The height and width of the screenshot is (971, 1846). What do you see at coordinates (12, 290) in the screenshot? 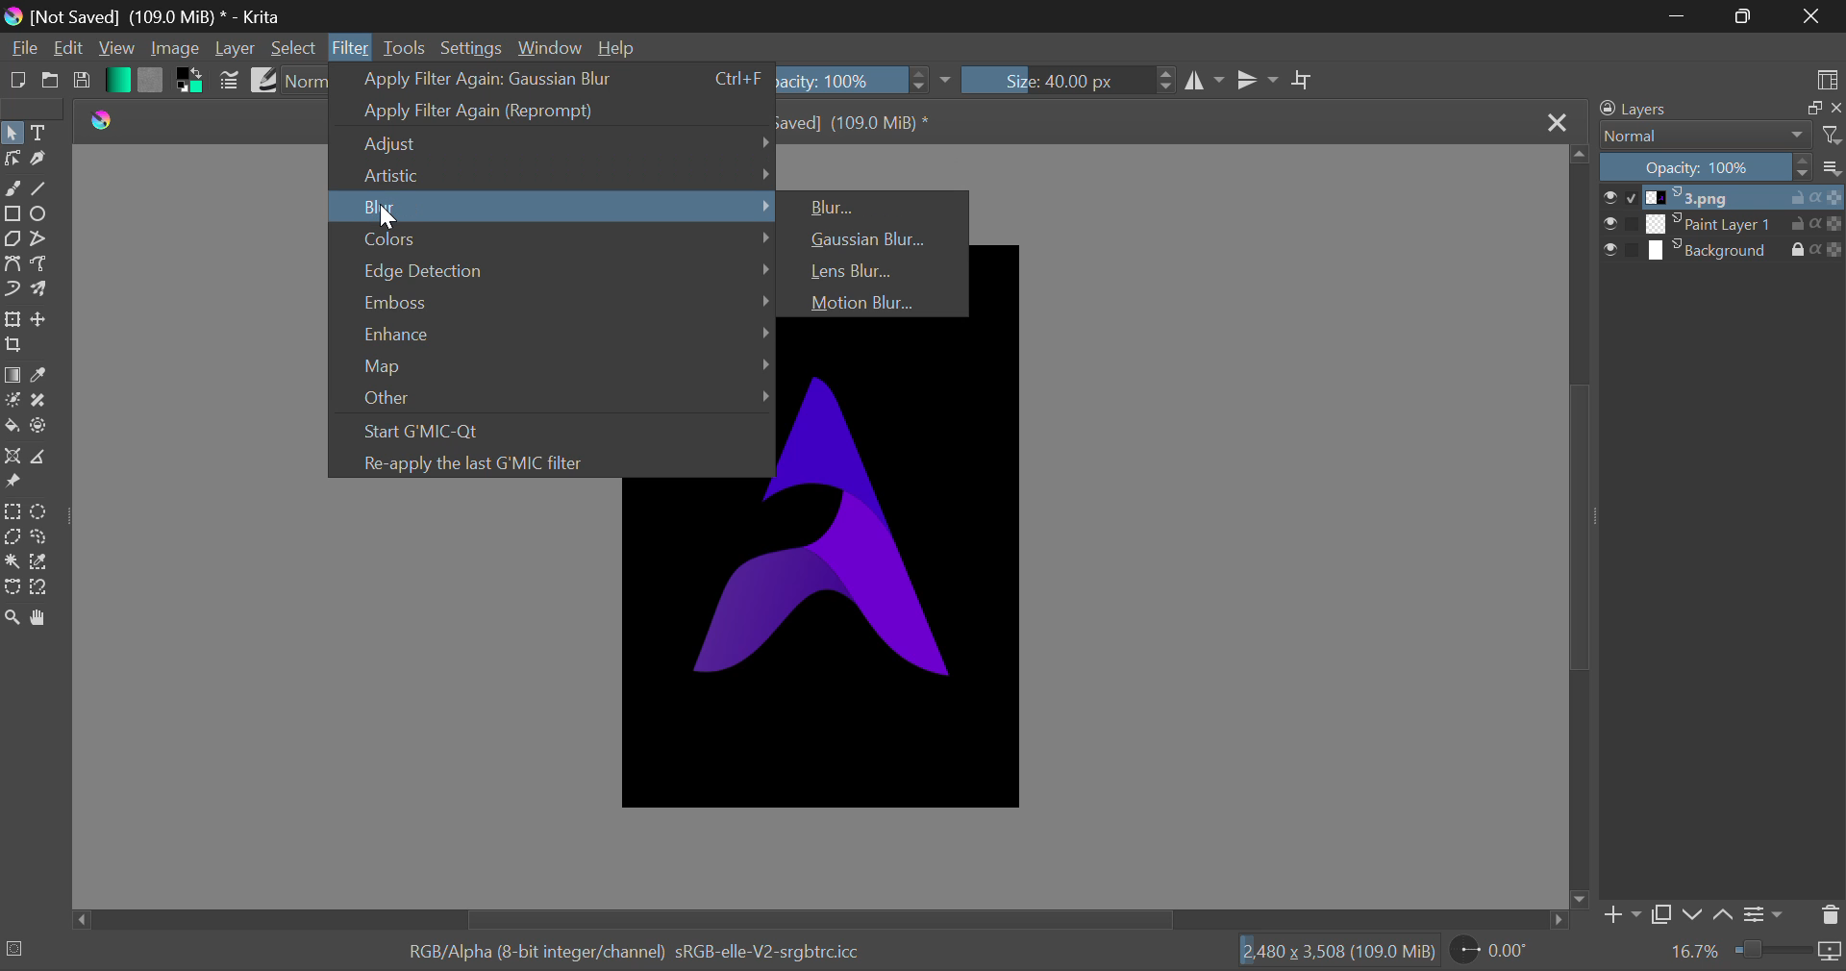
I see `Dynamic Brush` at bounding box center [12, 290].